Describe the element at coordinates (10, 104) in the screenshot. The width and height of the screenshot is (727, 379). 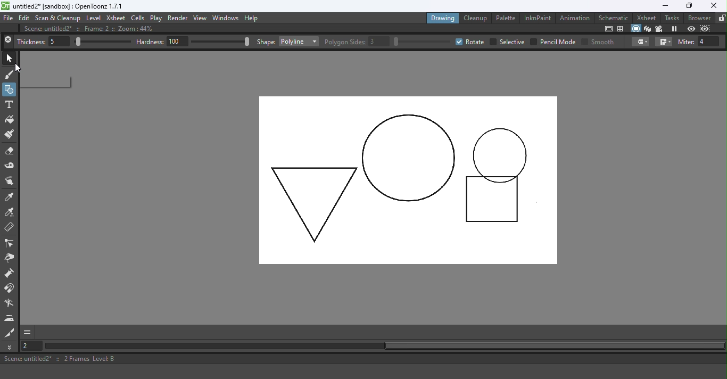
I see `Type tool` at that location.